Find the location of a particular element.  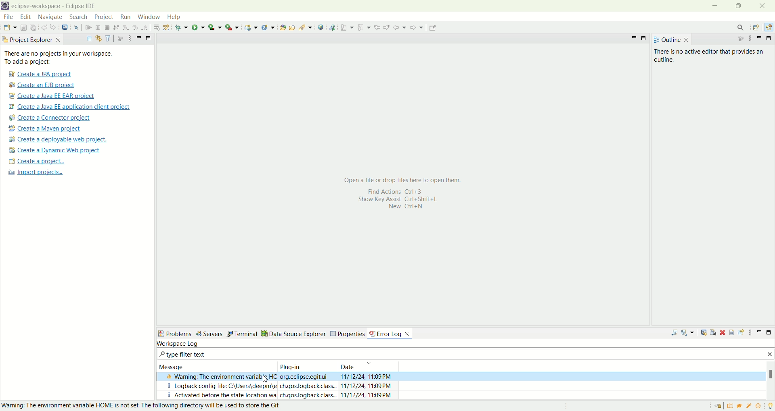

maximize is located at coordinates (149, 37).